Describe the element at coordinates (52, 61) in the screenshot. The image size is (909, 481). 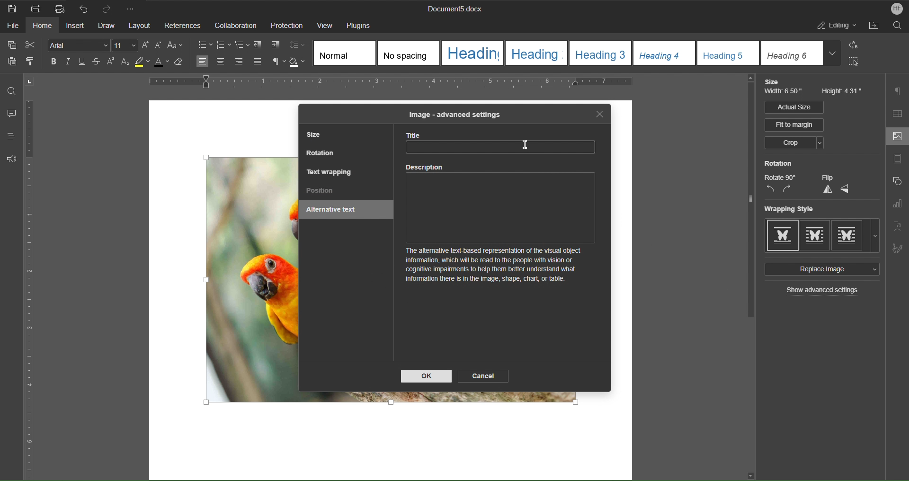
I see `Bold` at that location.